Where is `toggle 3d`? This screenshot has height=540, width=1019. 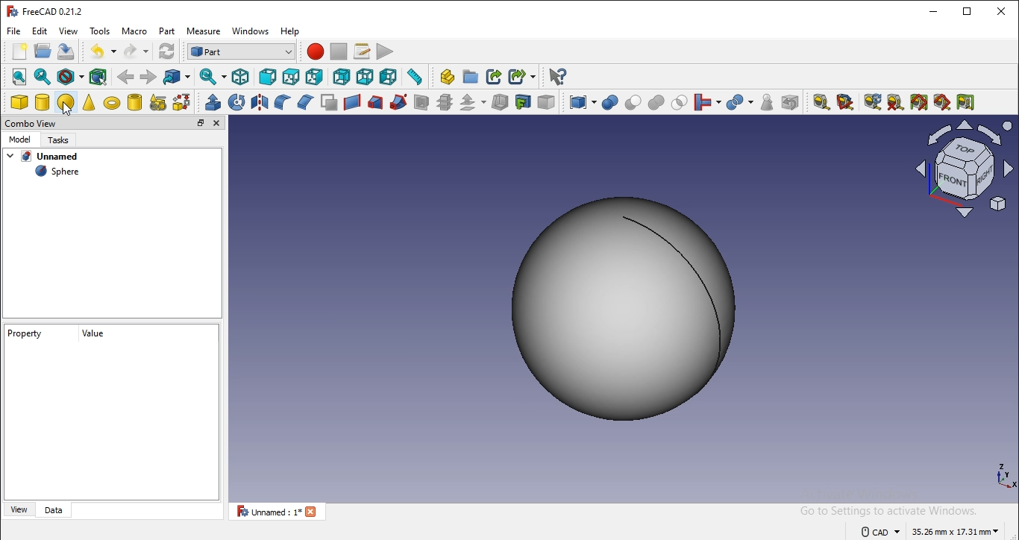
toggle 3d is located at coordinates (943, 102).